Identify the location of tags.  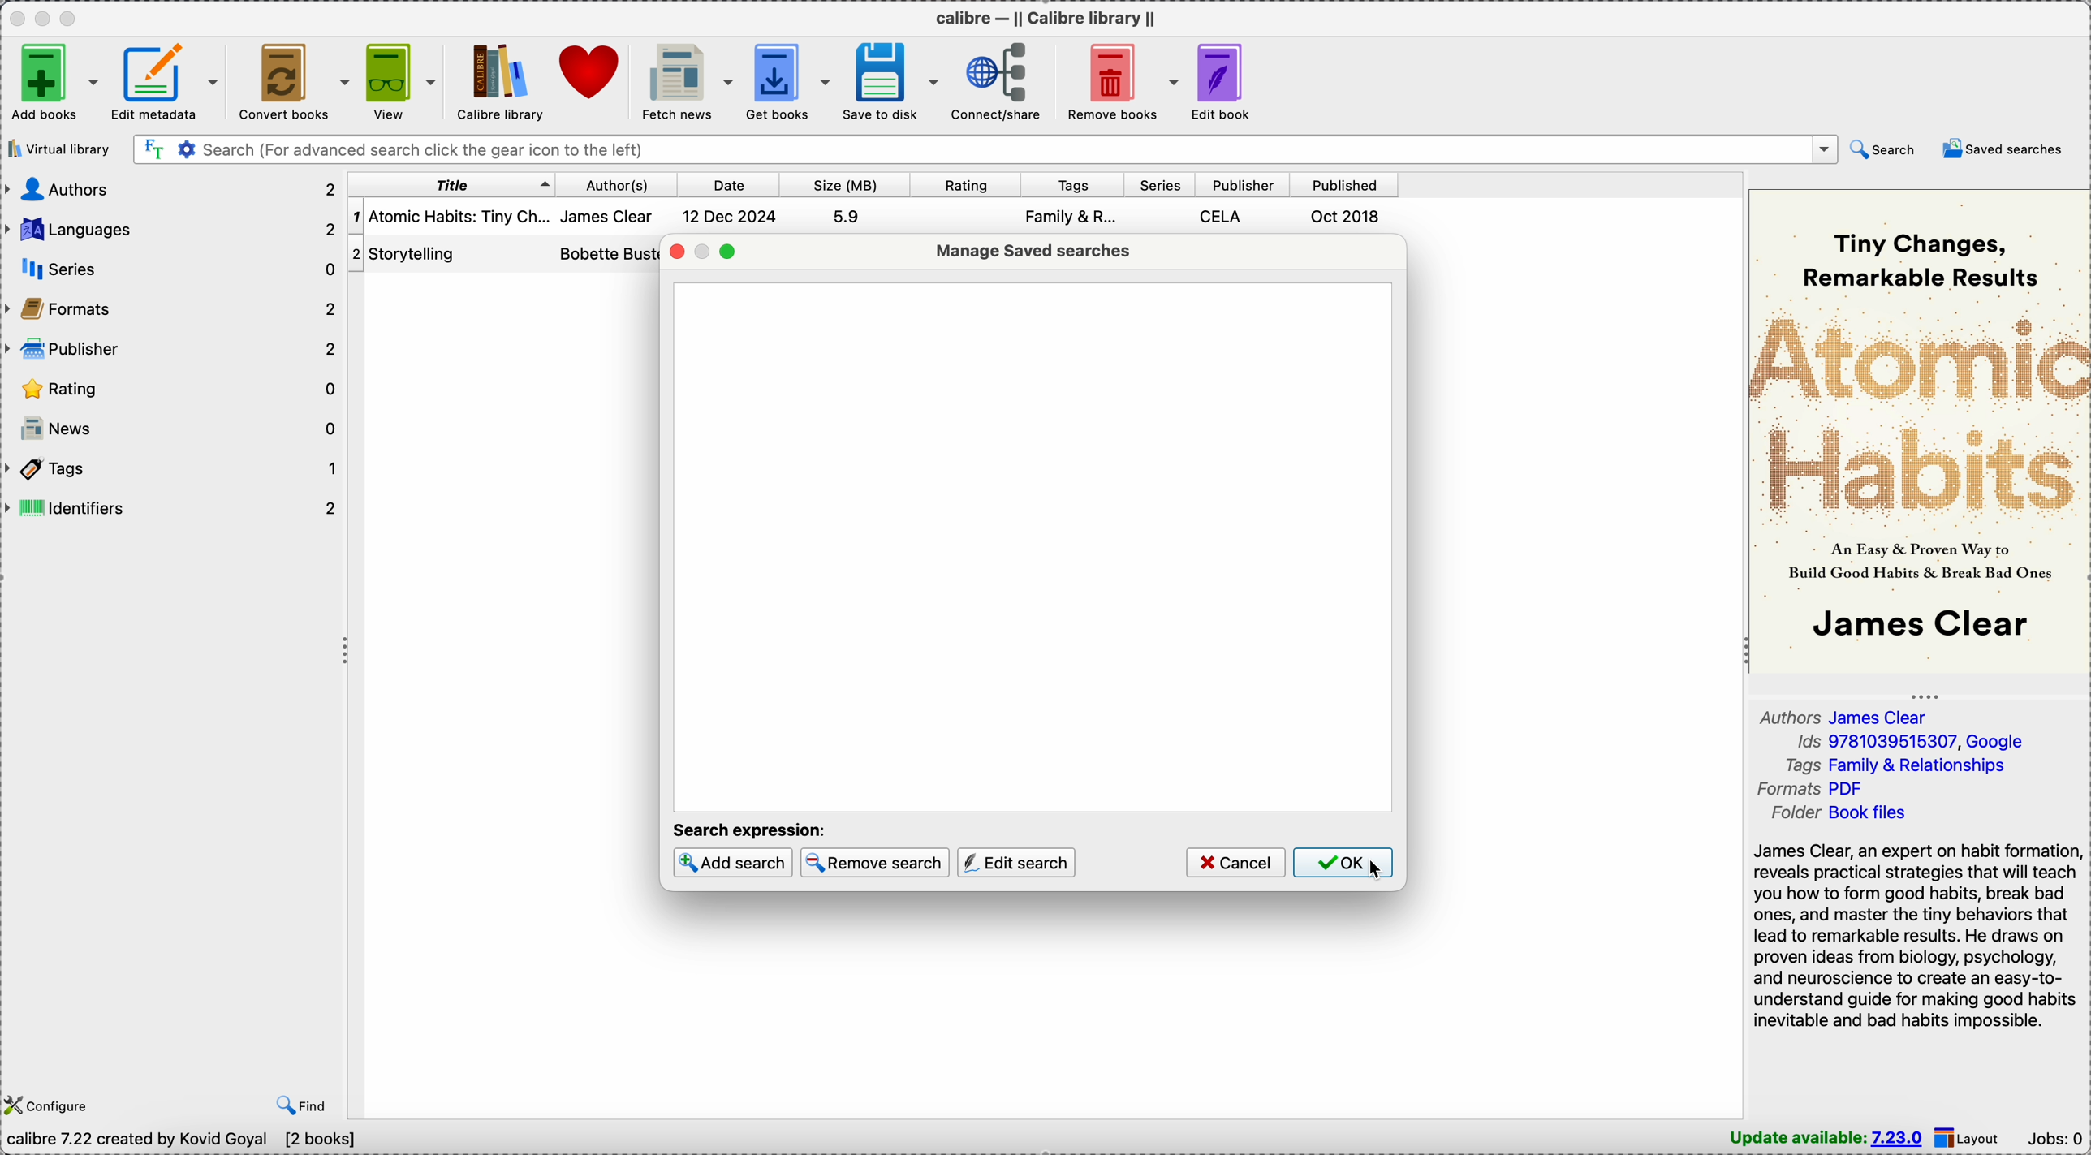
(173, 469).